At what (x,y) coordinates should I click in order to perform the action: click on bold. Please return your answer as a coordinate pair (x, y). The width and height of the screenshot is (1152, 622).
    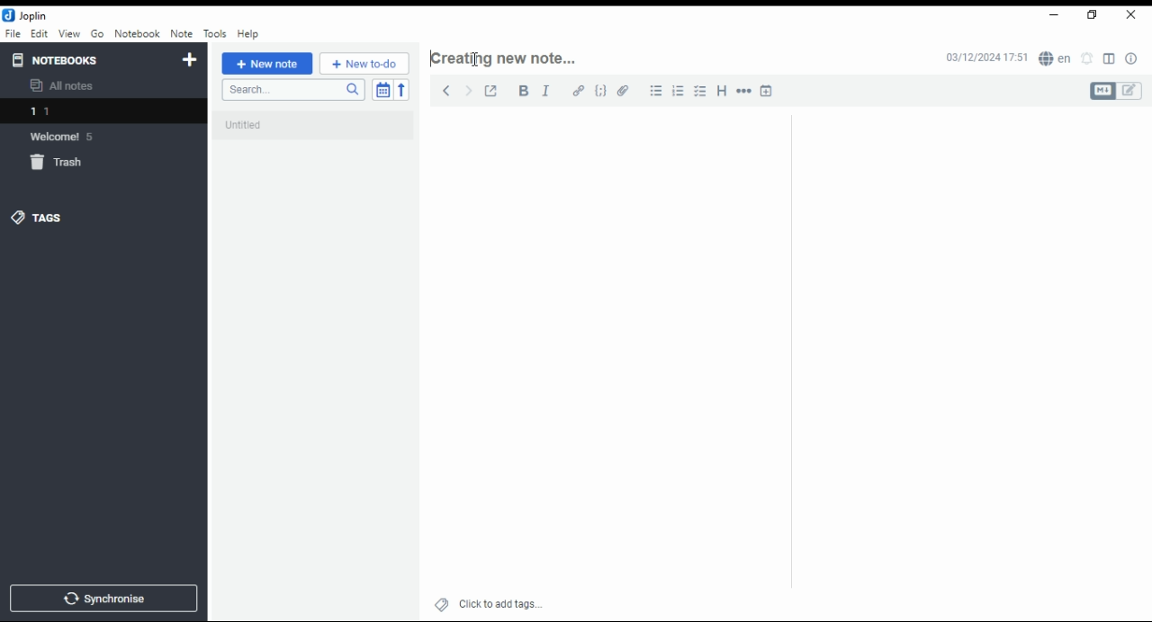
    Looking at the image, I should click on (520, 91).